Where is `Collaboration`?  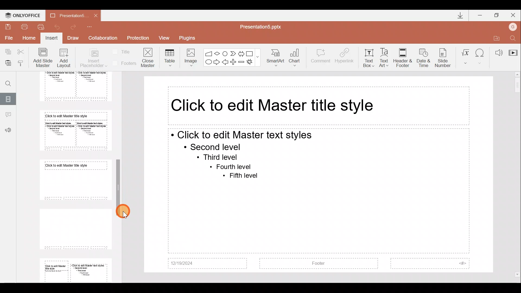 Collaboration is located at coordinates (103, 38).